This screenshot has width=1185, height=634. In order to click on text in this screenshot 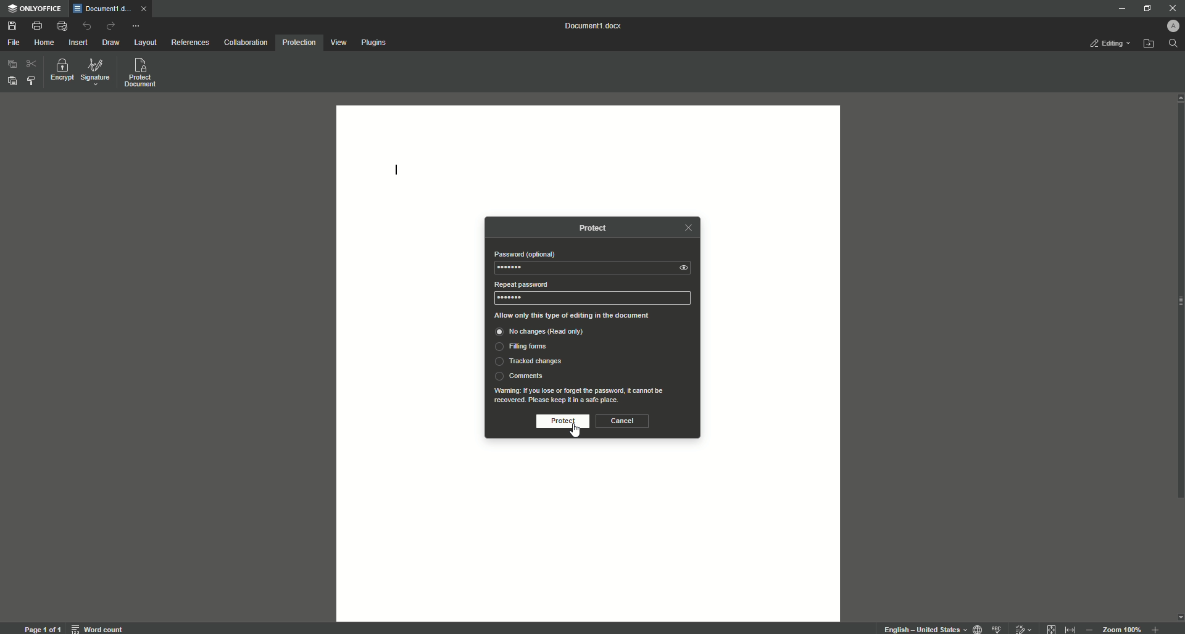, I will do `click(583, 395)`.